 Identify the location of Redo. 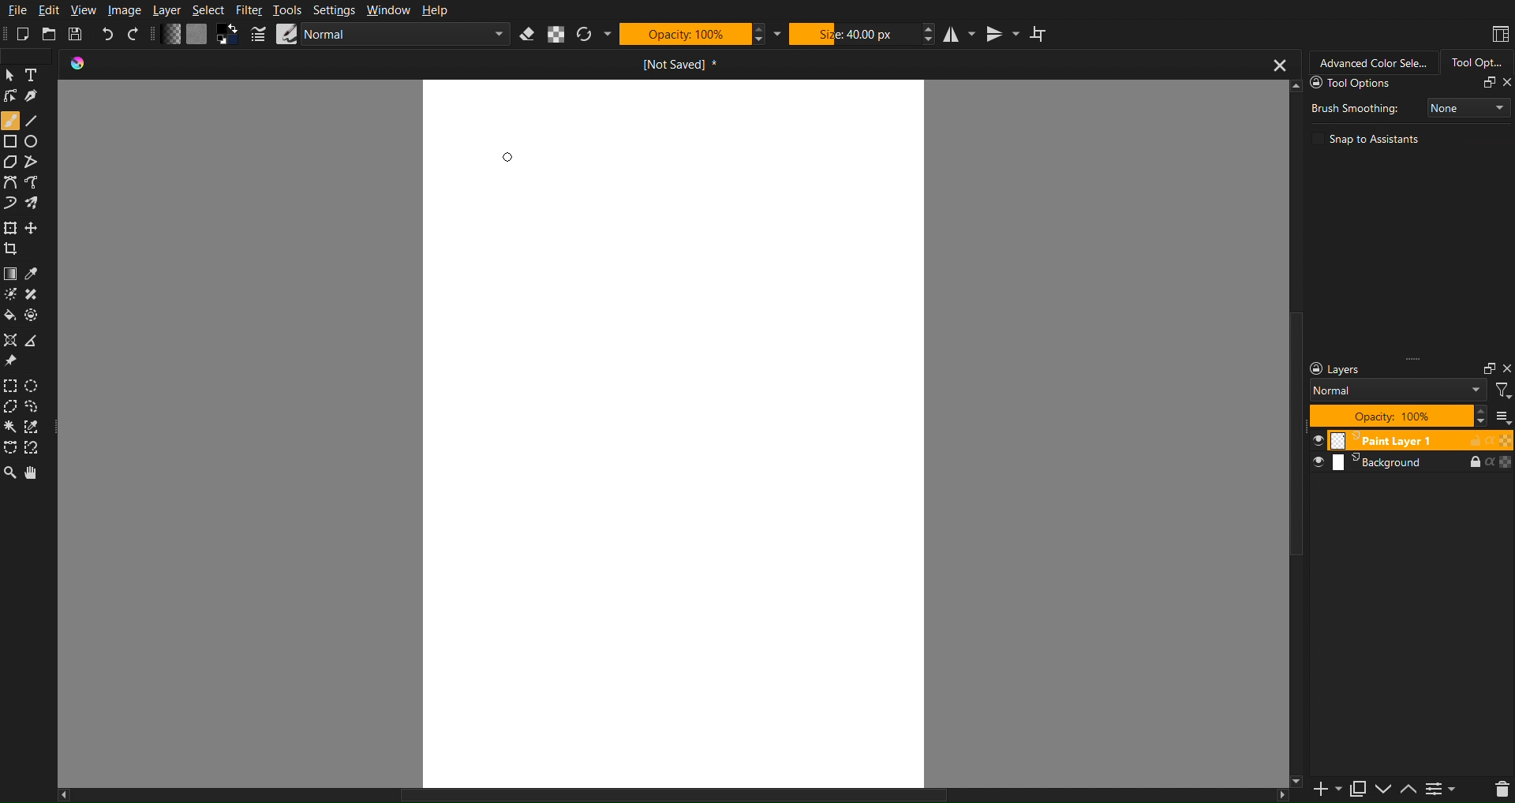
(136, 34).